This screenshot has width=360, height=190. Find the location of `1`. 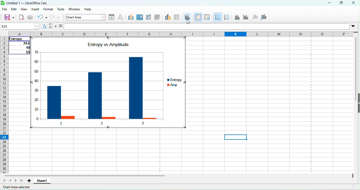

1 is located at coordinates (62, 123).